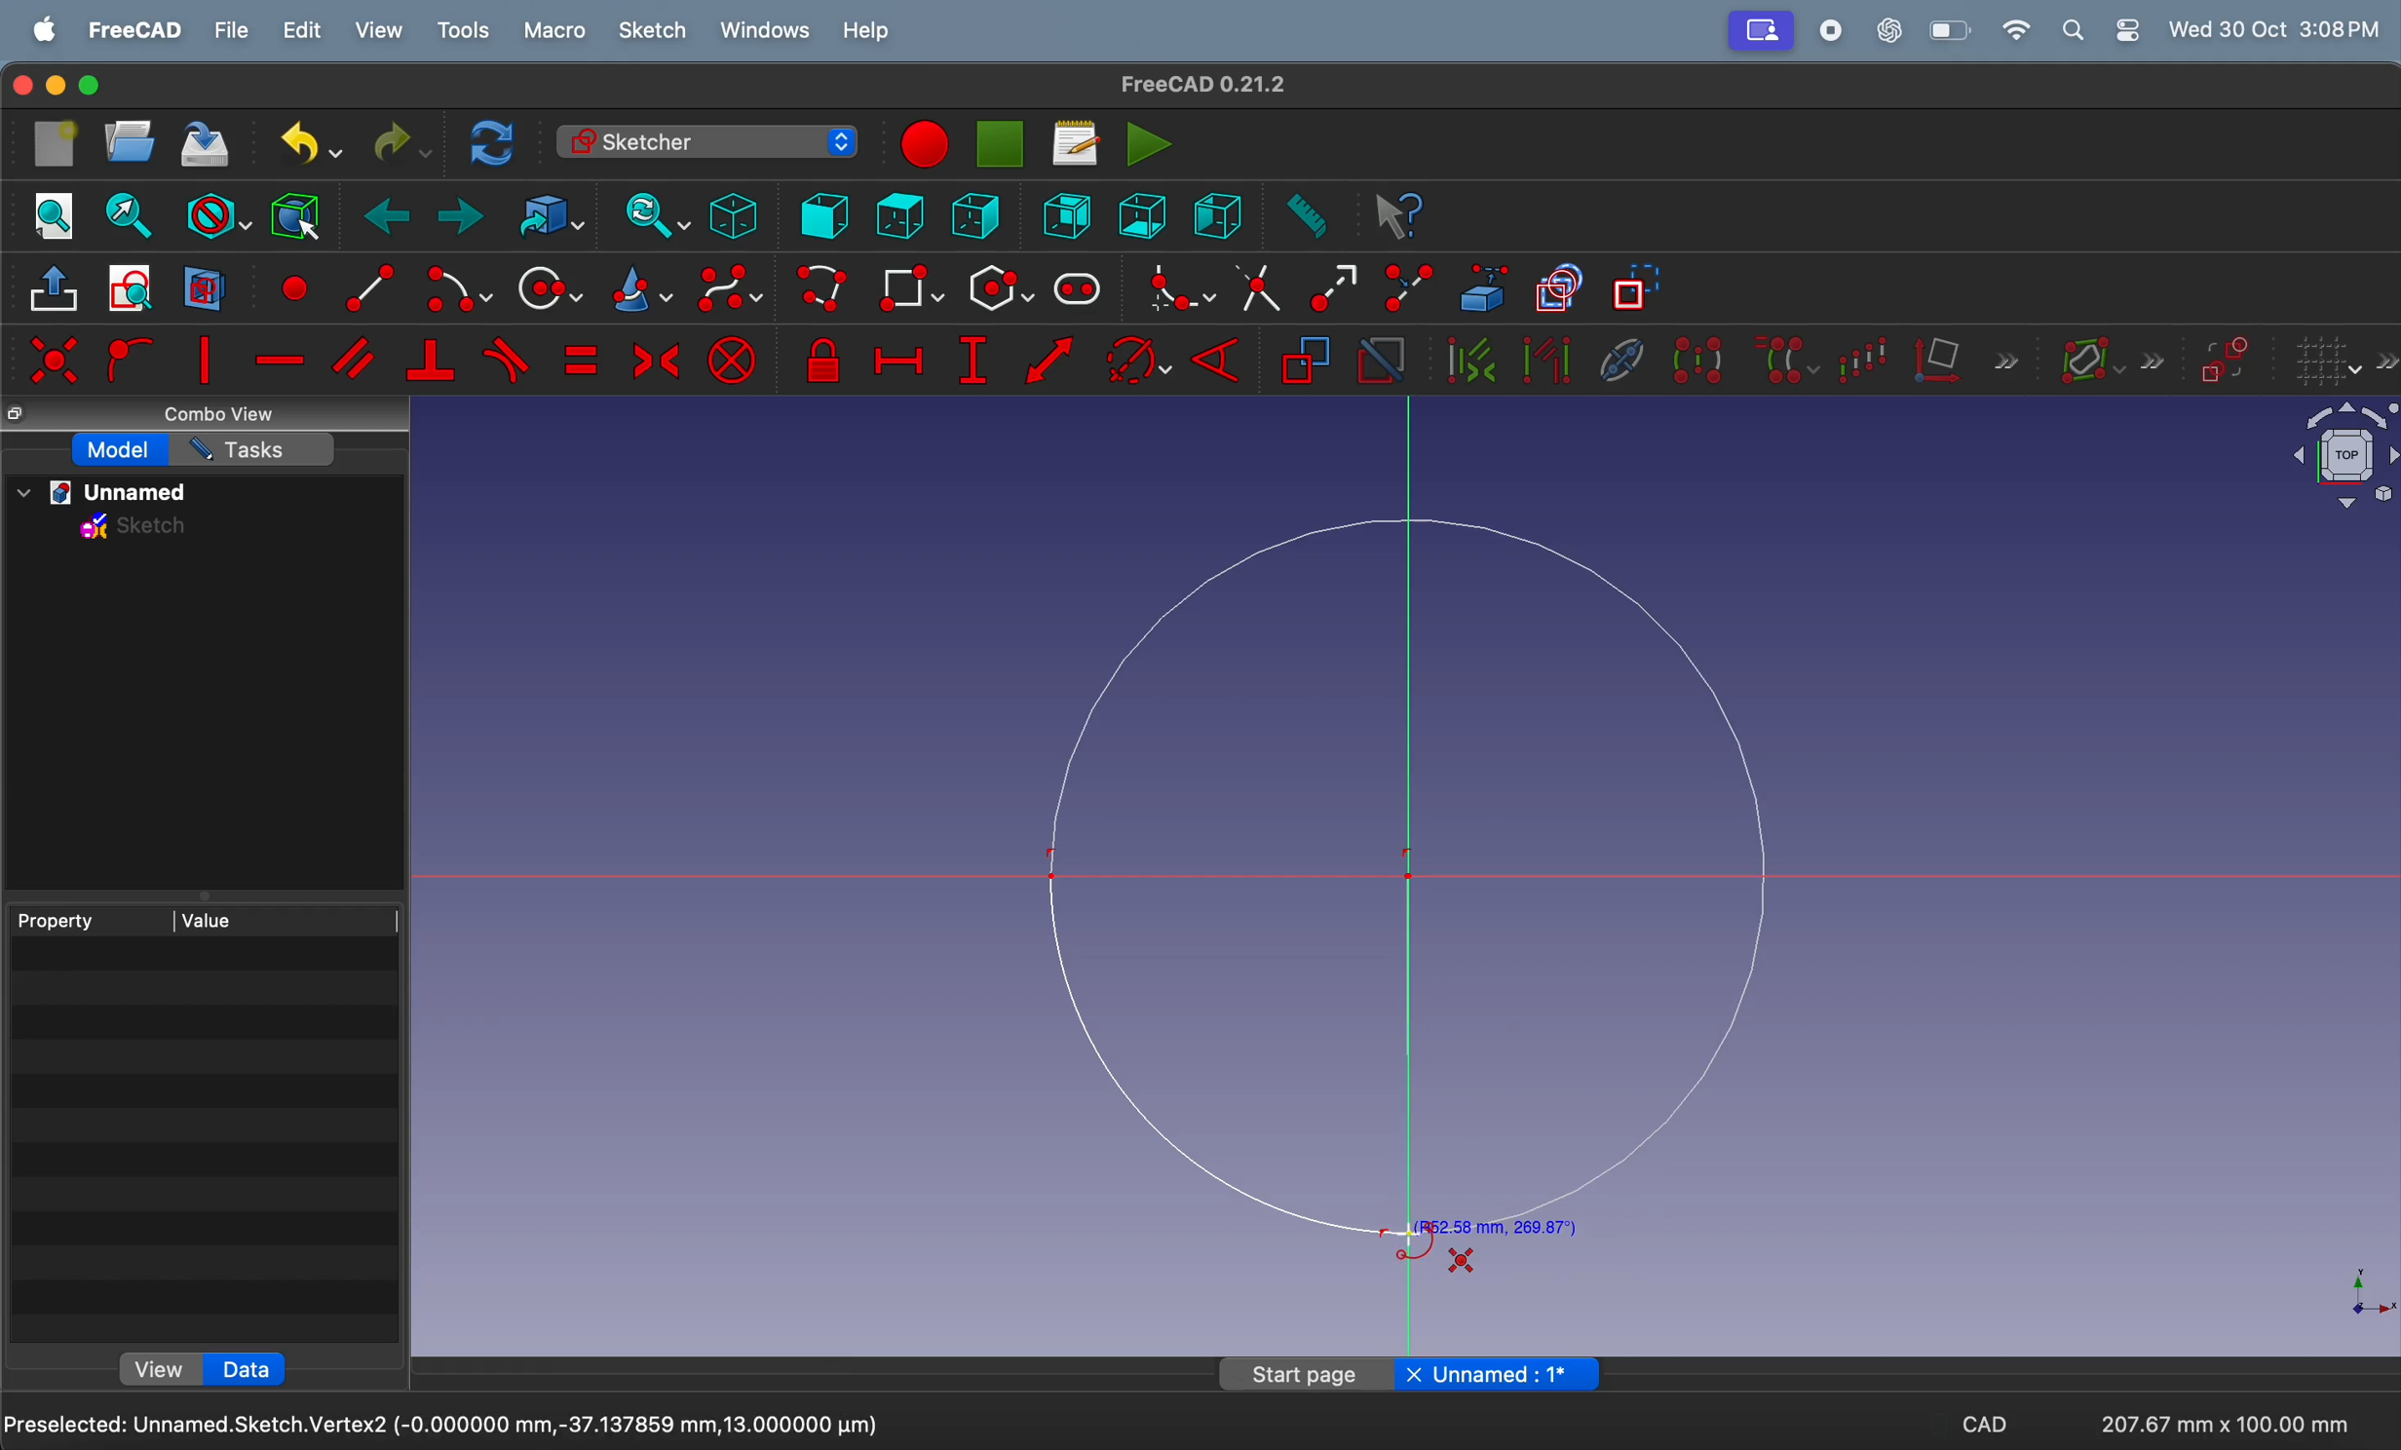  What do you see at coordinates (911, 287) in the screenshot?
I see `create rectangle` at bounding box center [911, 287].